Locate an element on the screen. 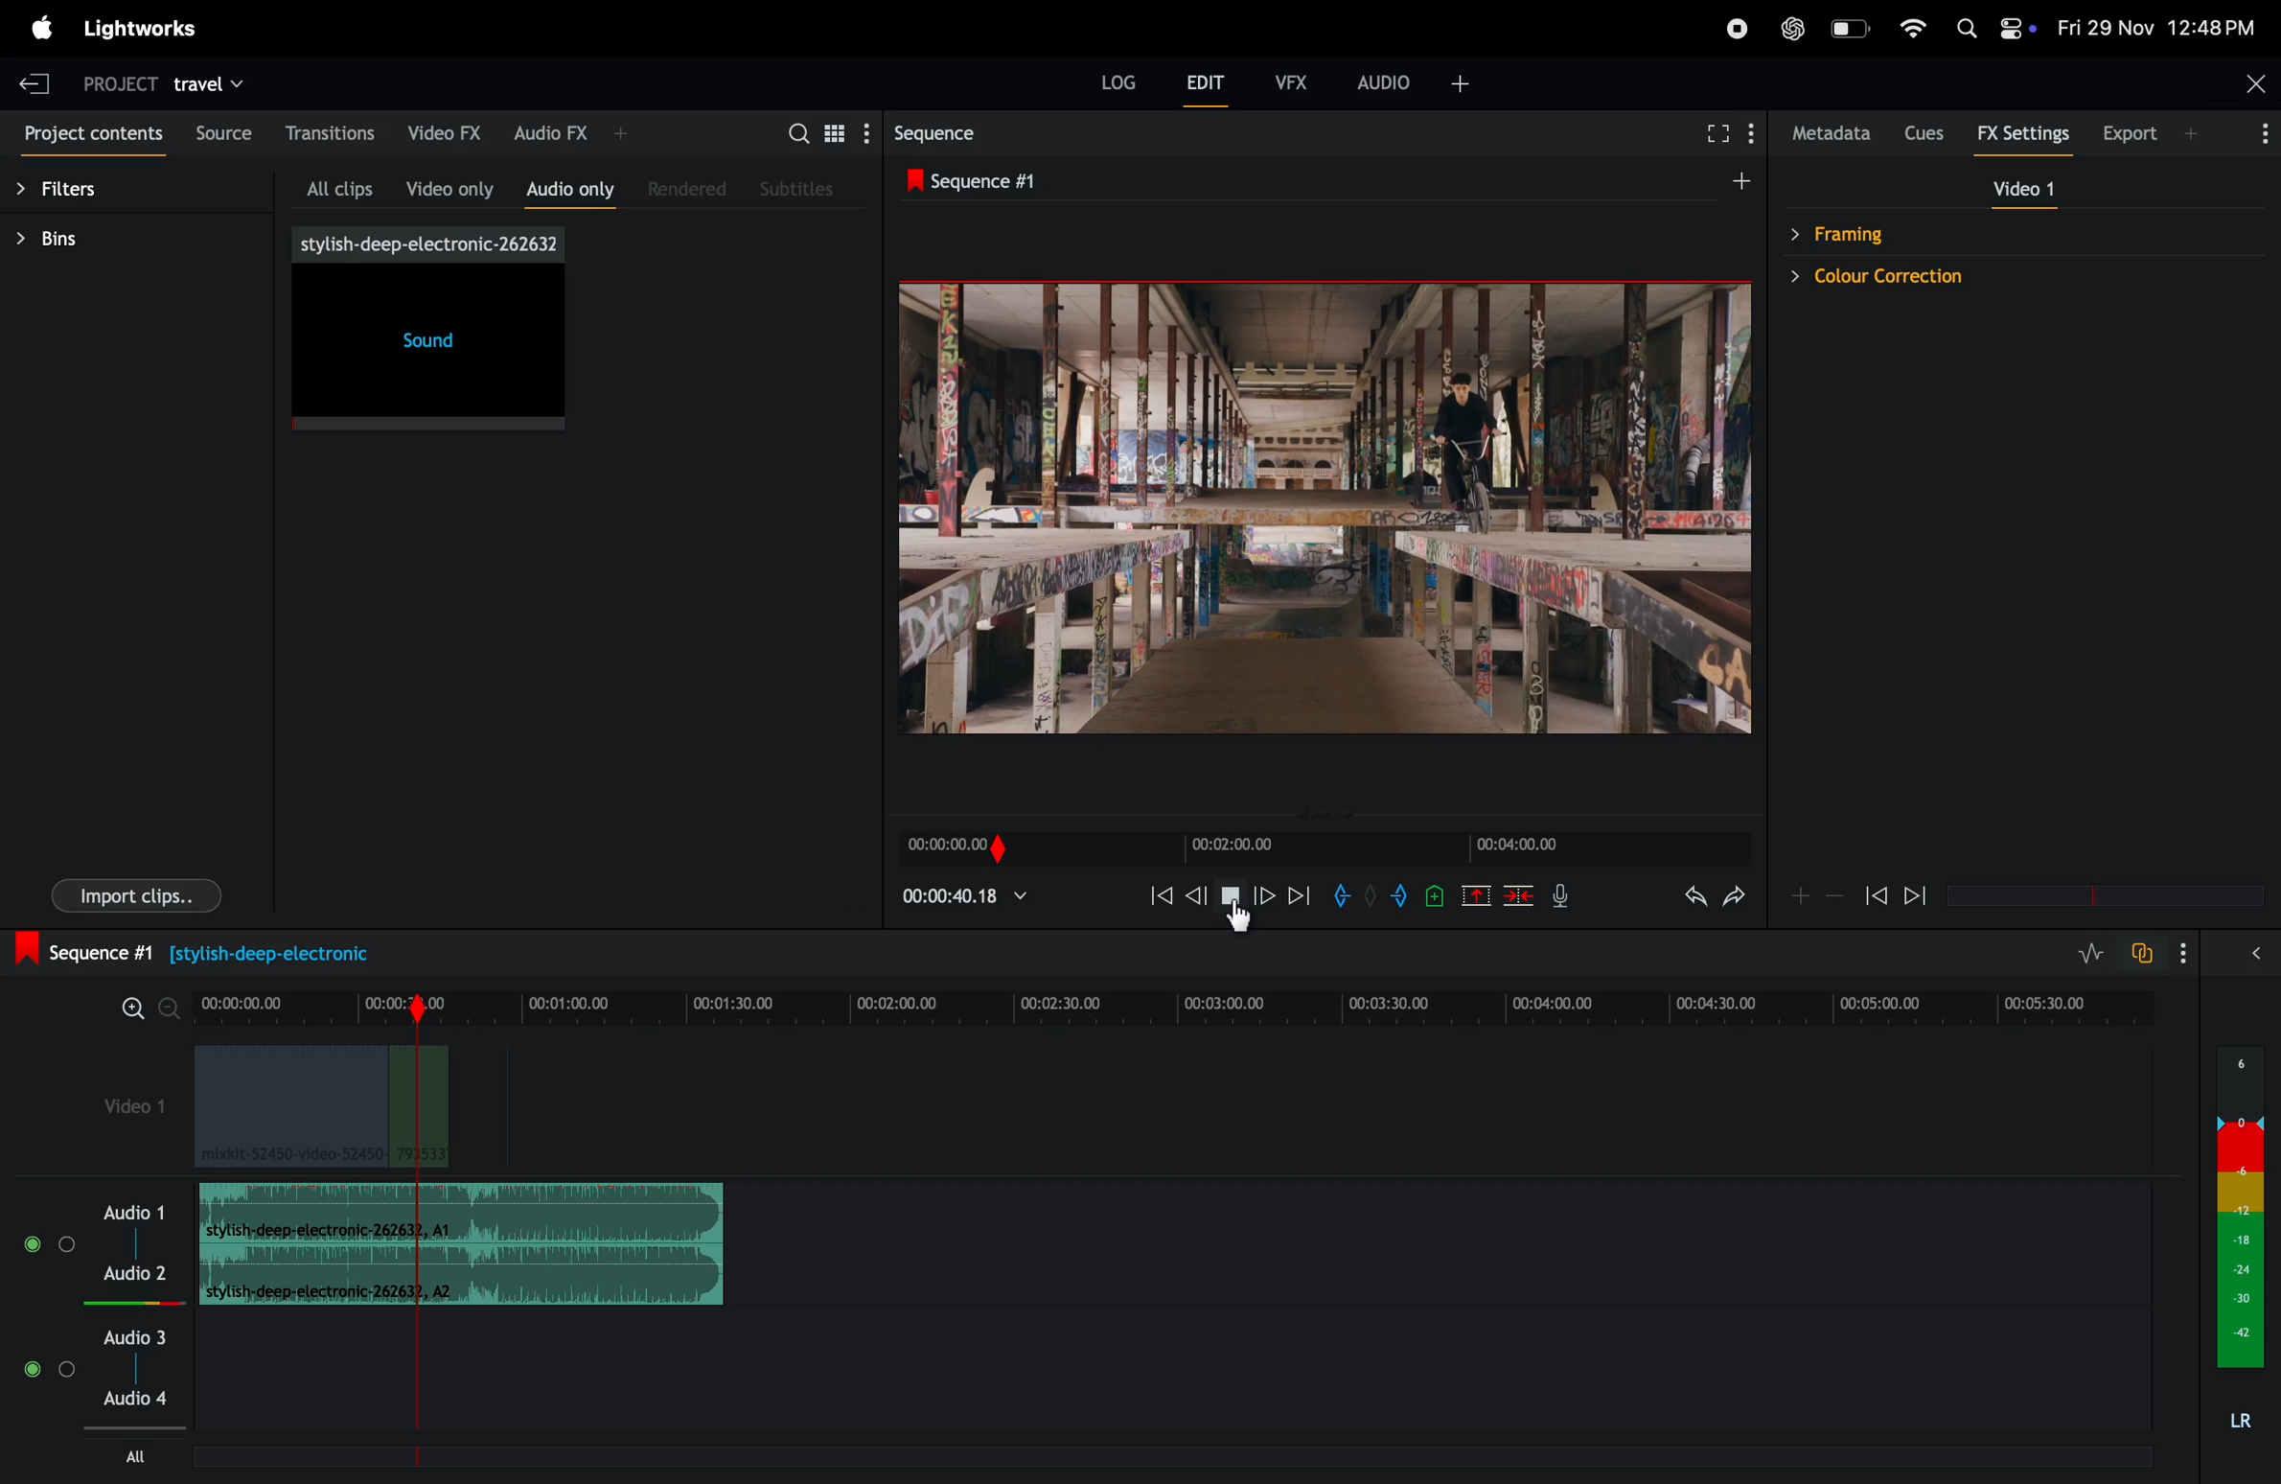 This screenshot has width=2281, height=1484. transactions is located at coordinates (333, 133).